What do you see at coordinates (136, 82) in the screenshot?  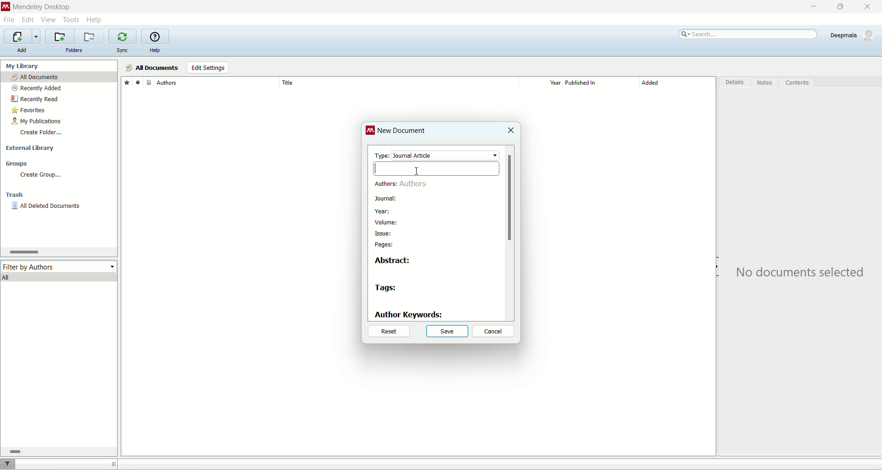 I see `read/unread` at bounding box center [136, 82].